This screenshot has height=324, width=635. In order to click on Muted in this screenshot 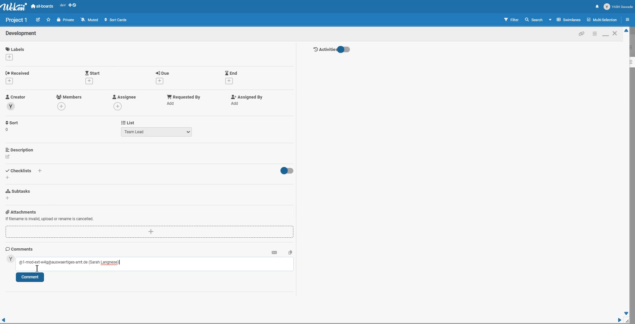, I will do `click(90, 20)`.